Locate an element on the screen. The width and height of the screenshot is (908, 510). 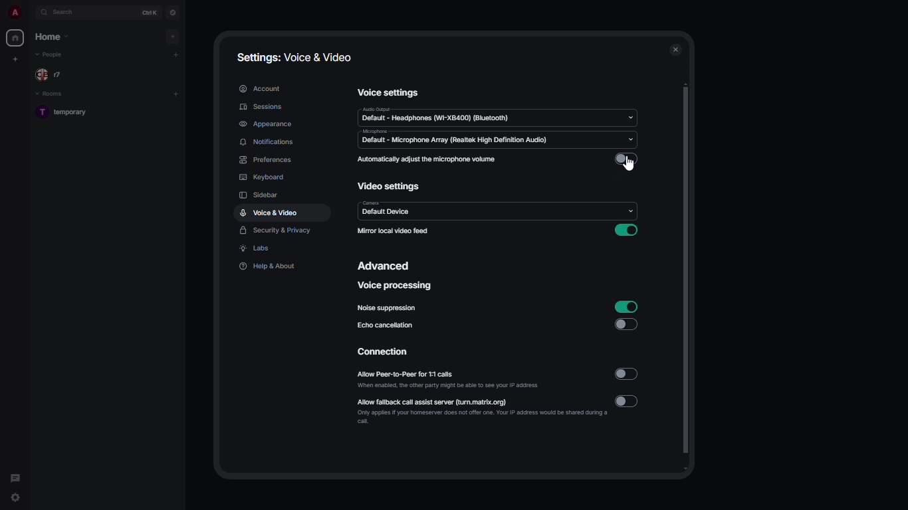
drop down is located at coordinates (629, 211).